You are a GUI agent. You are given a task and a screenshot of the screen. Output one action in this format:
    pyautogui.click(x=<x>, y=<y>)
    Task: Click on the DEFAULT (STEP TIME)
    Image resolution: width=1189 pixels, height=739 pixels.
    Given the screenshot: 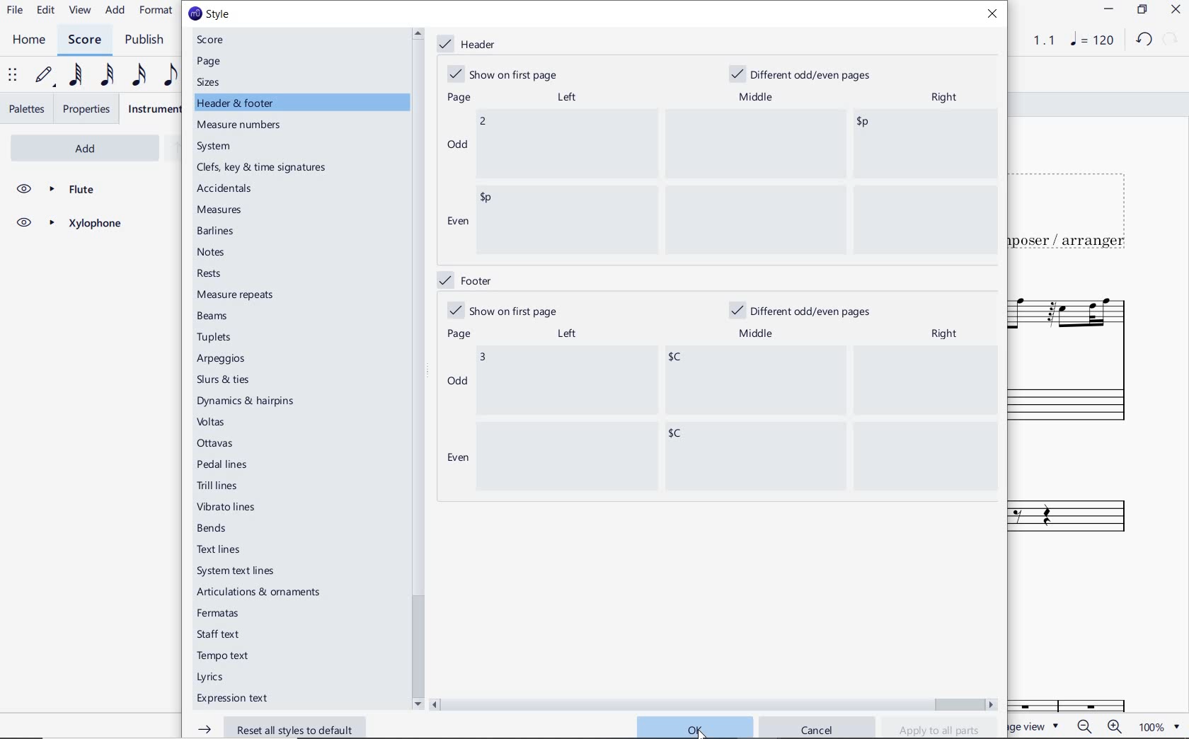 What is the action you would take?
    pyautogui.click(x=45, y=77)
    